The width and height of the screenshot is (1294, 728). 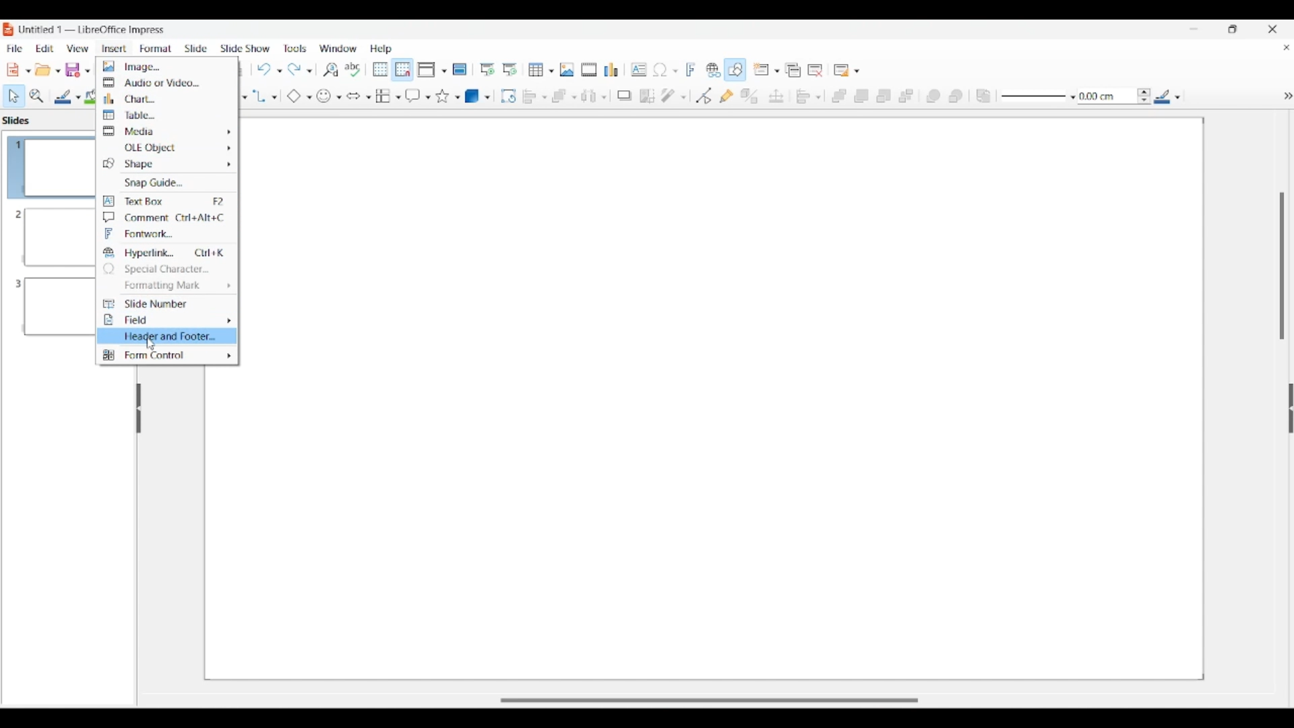 I want to click on Vertical slide bar, so click(x=1282, y=266).